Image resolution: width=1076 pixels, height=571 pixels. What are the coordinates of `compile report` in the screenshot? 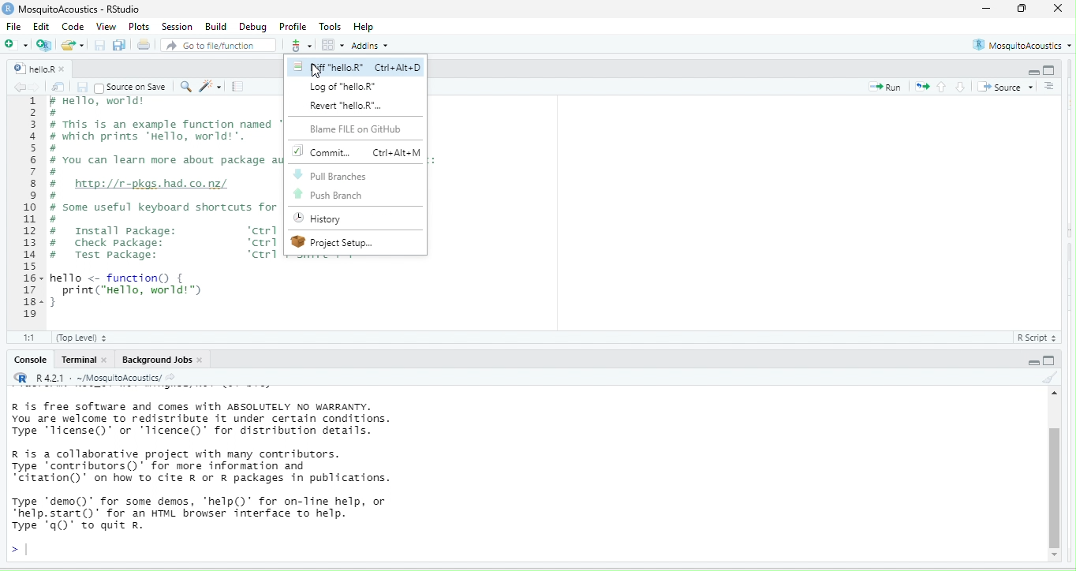 It's located at (238, 87).